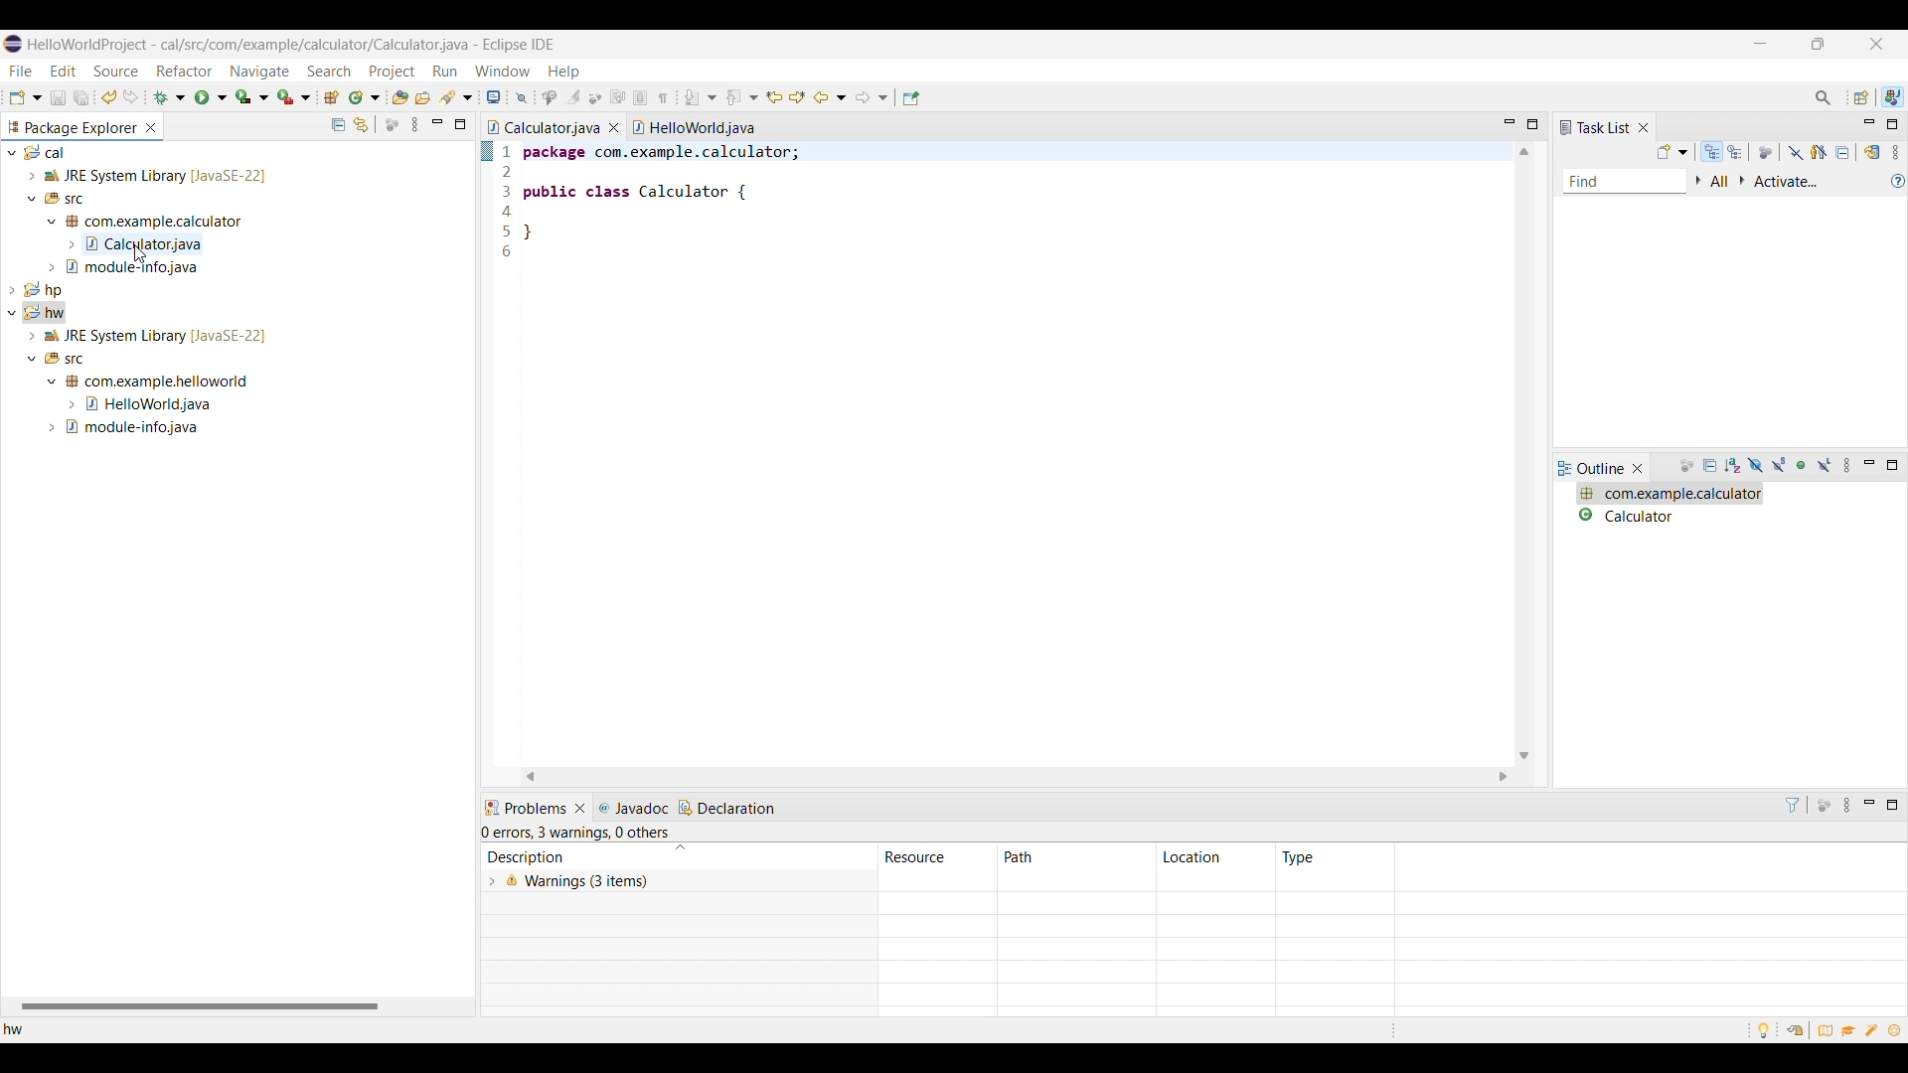  What do you see at coordinates (1075, 857) in the screenshot?
I see `Path` at bounding box center [1075, 857].